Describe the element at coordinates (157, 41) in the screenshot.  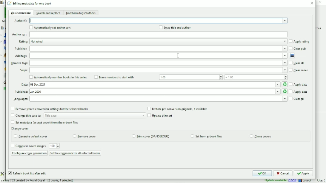
I see `Rating options` at that location.